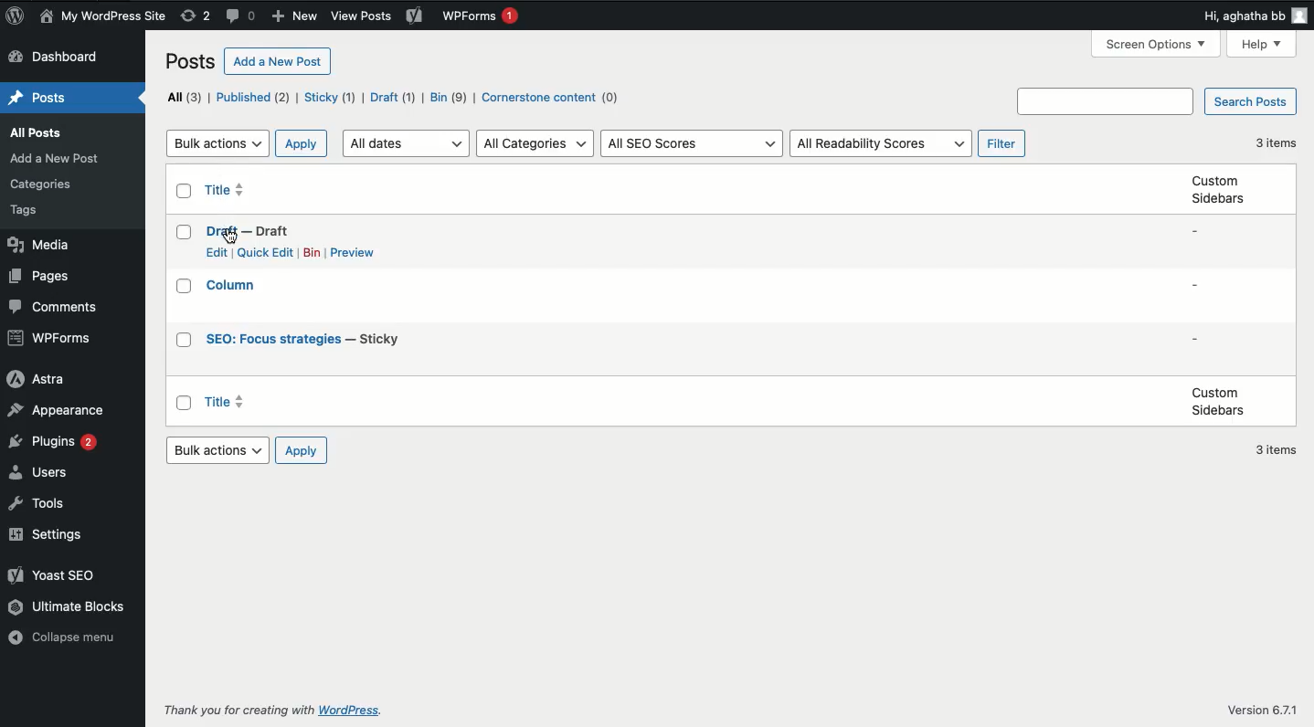 The image size is (1314, 727). What do you see at coordinates (1261, 44) in the screenshot?
I see `Help` at bounding box center [1261, 44].